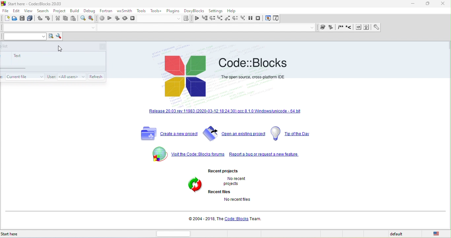 This screenshot has height=238, width=451. Describe the element at coordinates (176, 233) in the screenshot. I see `horizontal scroll bar` at that location.